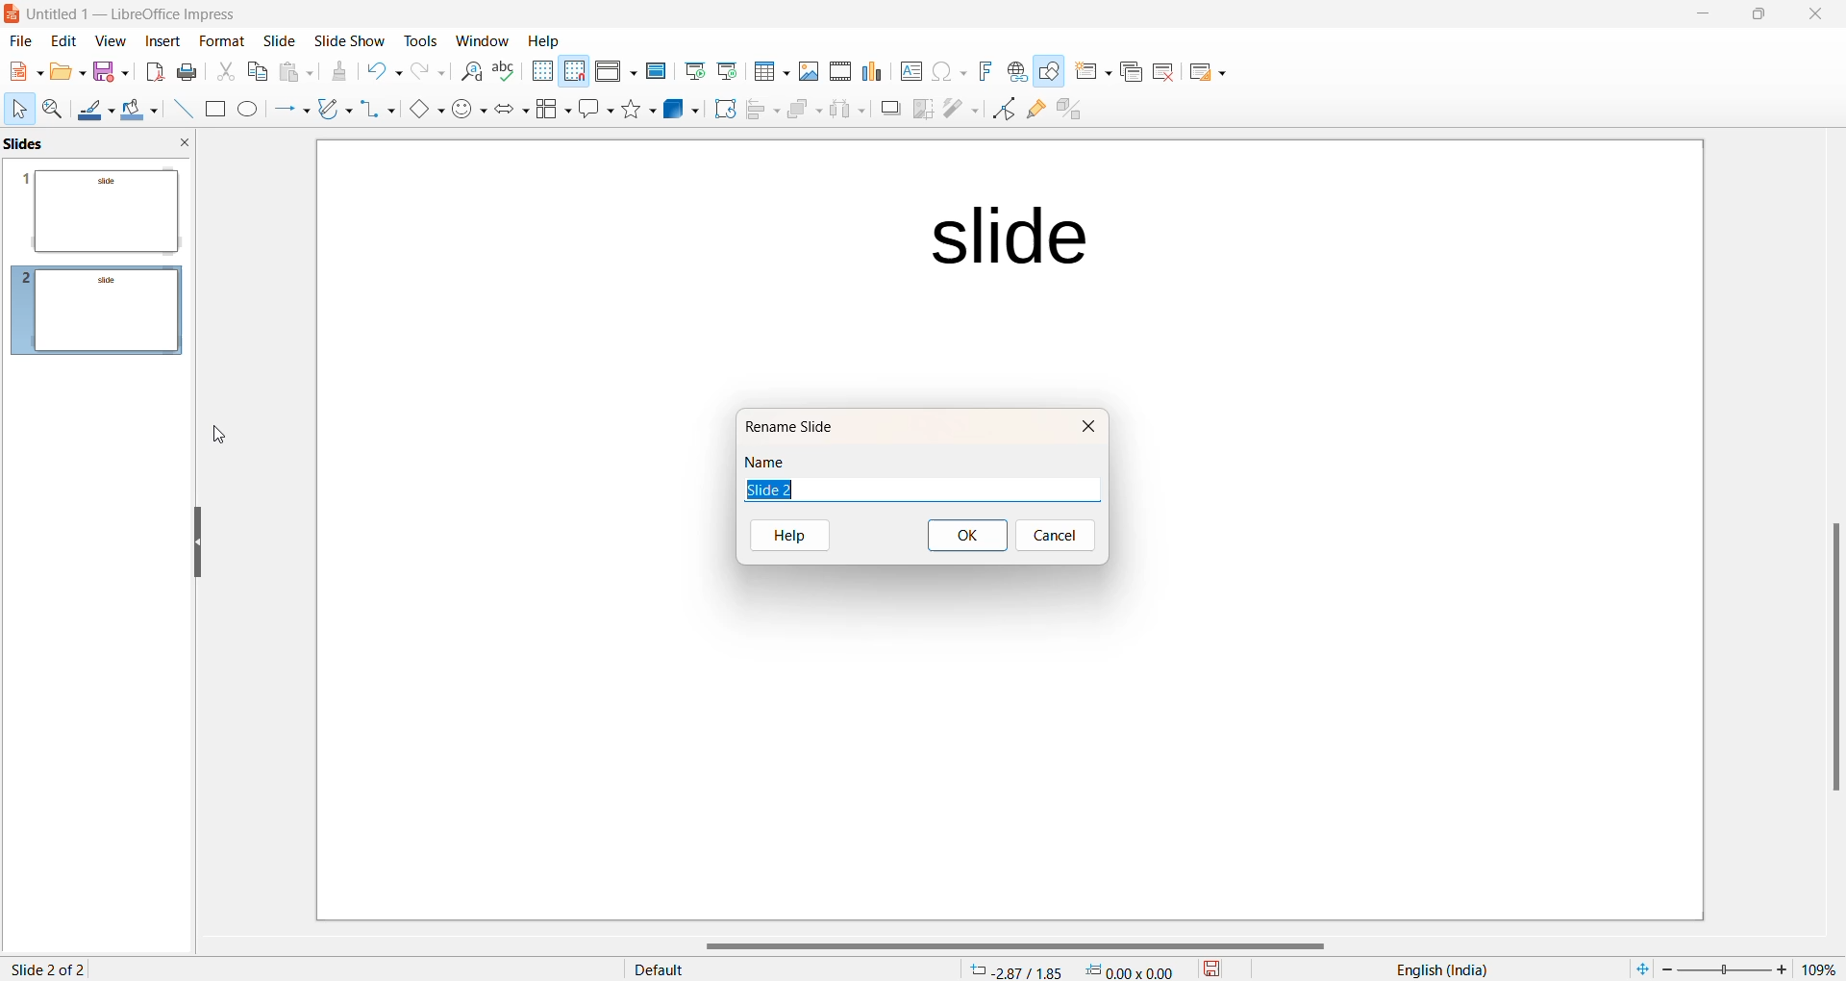 The image size is (1846, 981). Describe the element at coordinates (1049, 73) in the screenshot. I see `Show draw function` at that location.